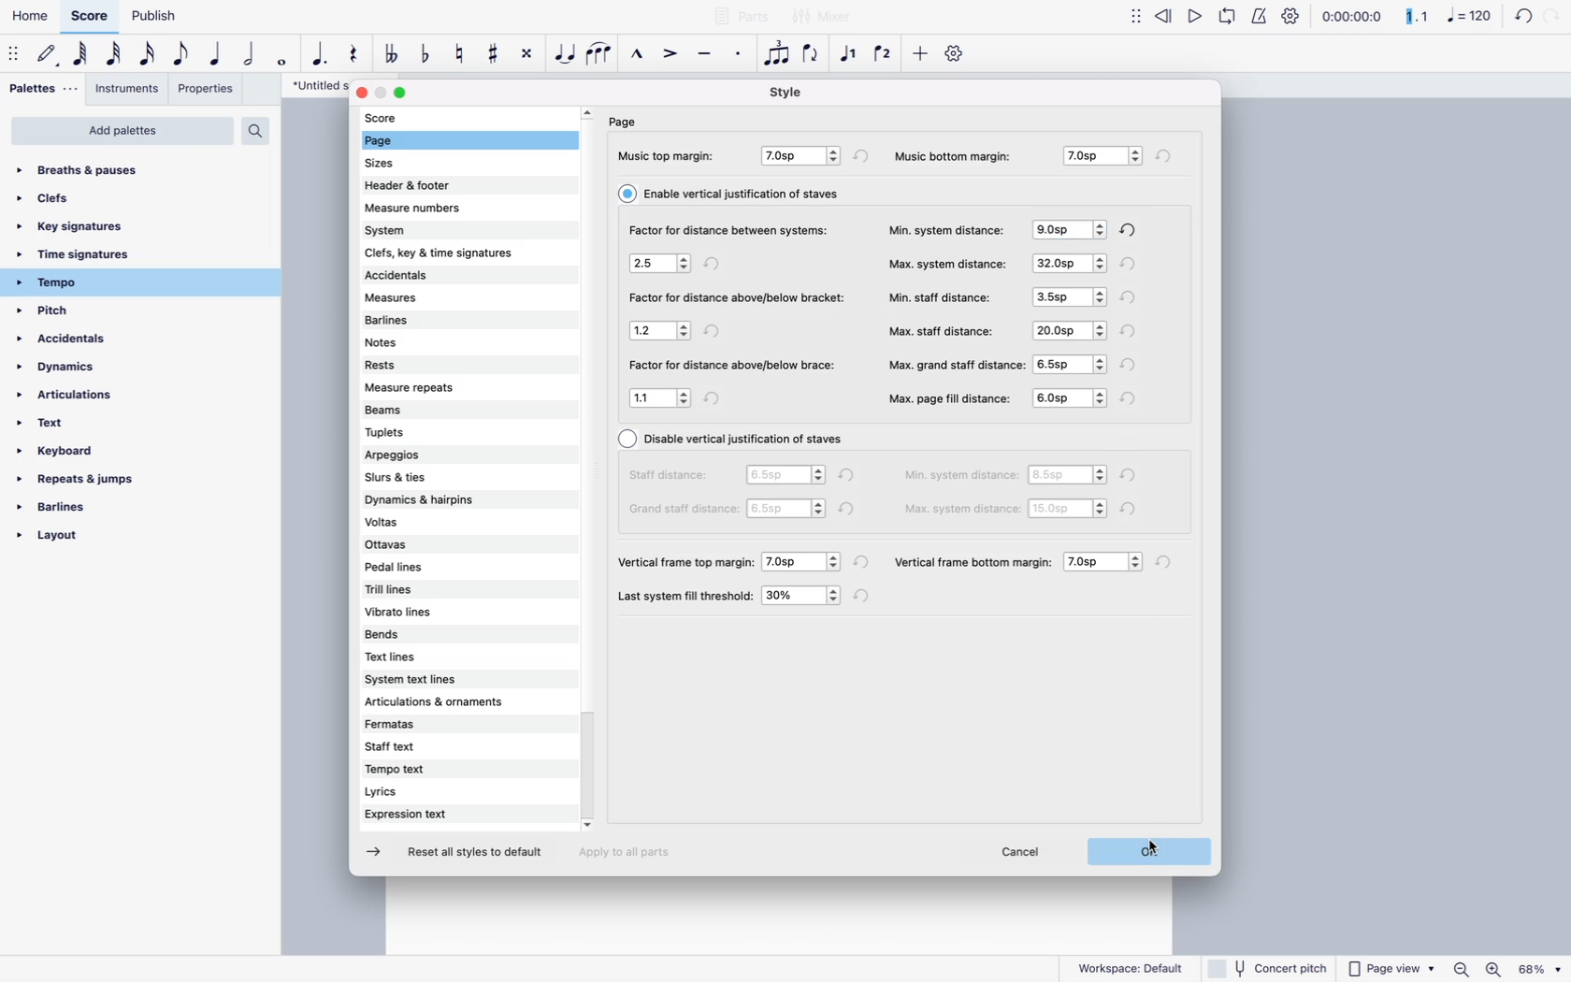 The height and width of the screenshot is (982, 1571). I want to click on system text lines, so click(437, 681).